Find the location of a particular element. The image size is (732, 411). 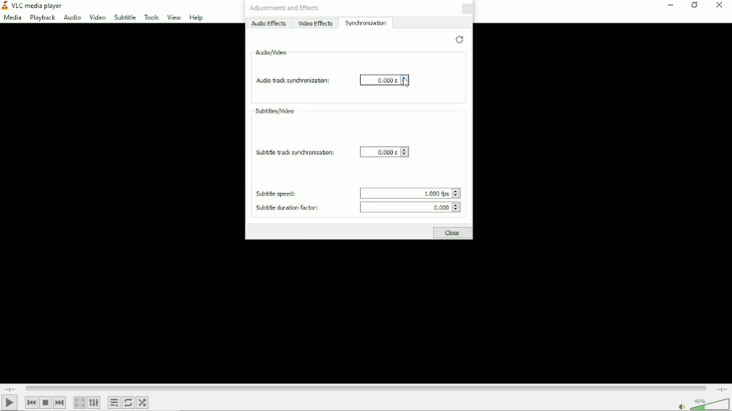

Cursor is located at coordinates (410, 84).